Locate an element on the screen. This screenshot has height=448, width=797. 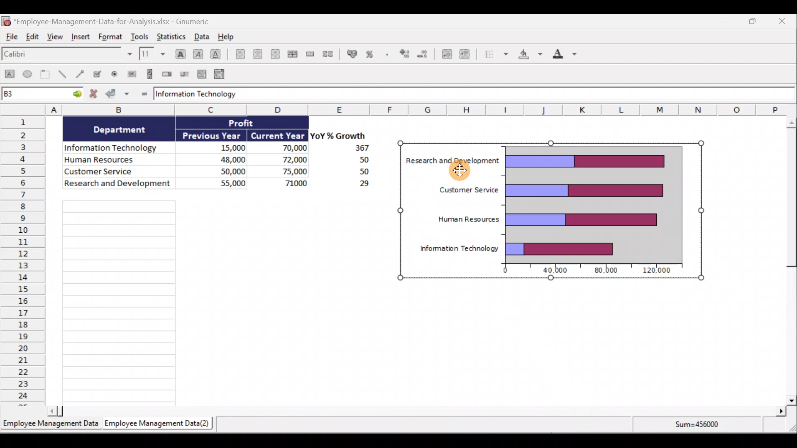
Edit is located at coordinates (34, 39).